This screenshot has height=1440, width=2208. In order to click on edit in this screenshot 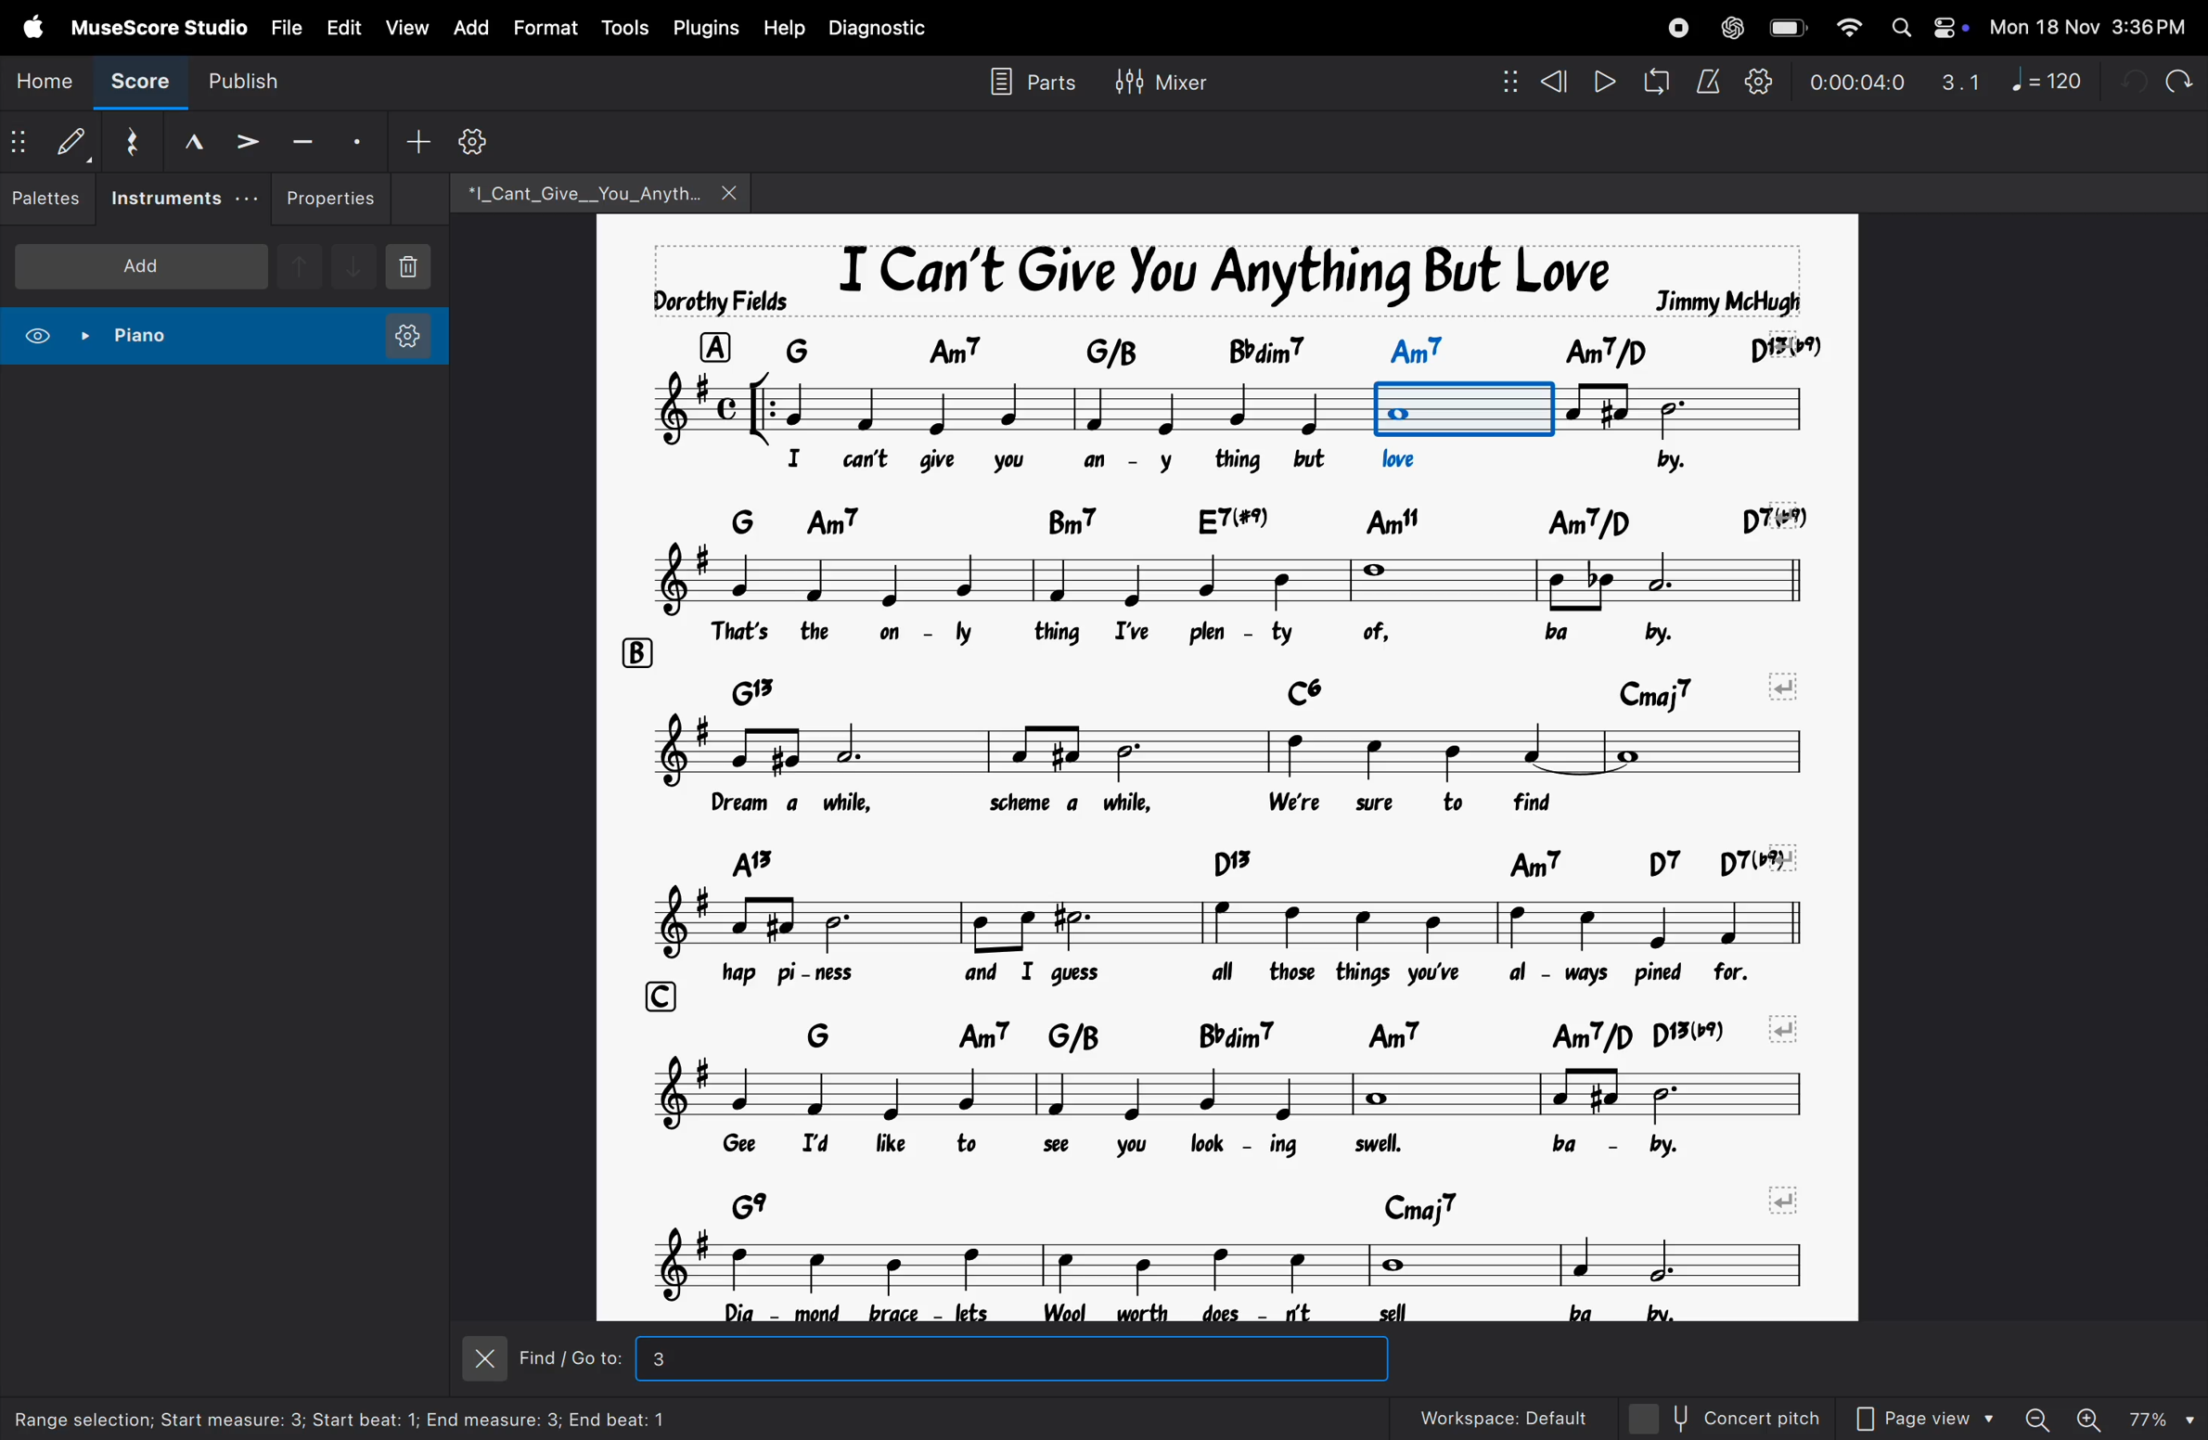, I will do `click(341, 23)`.